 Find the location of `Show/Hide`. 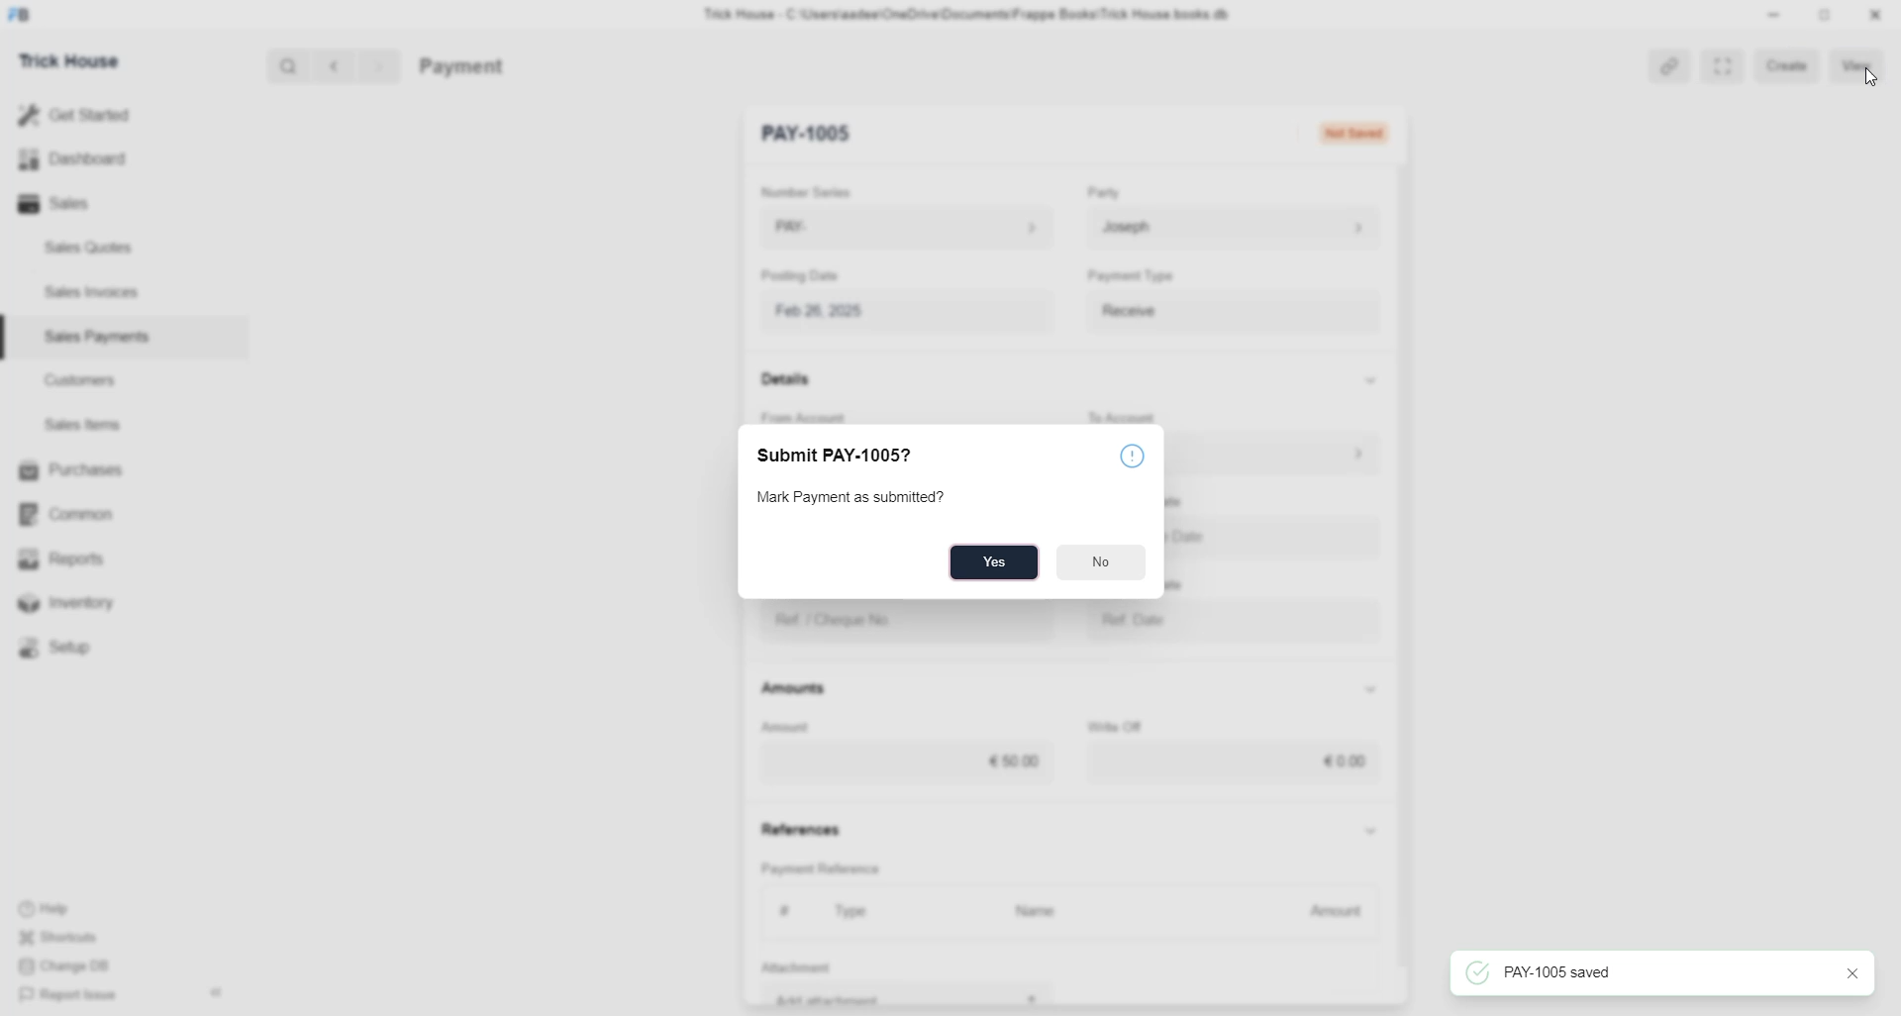

Show/Hide is located at coordinates (1371, 832).